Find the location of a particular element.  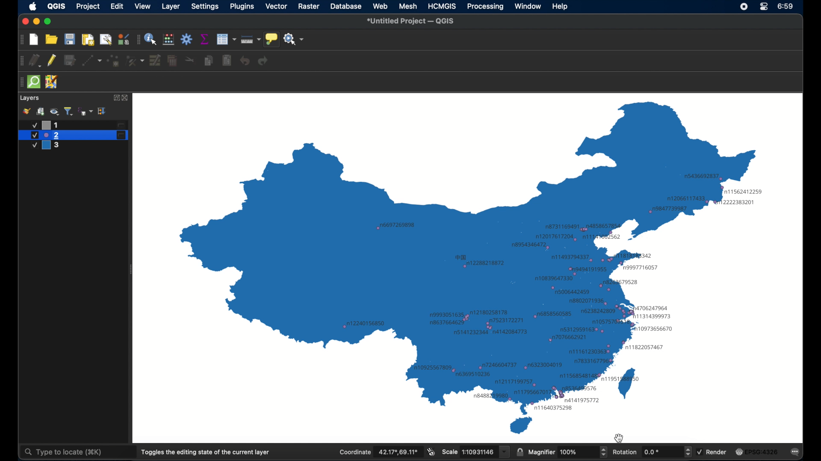

messages is located at coordinates (796, 452).